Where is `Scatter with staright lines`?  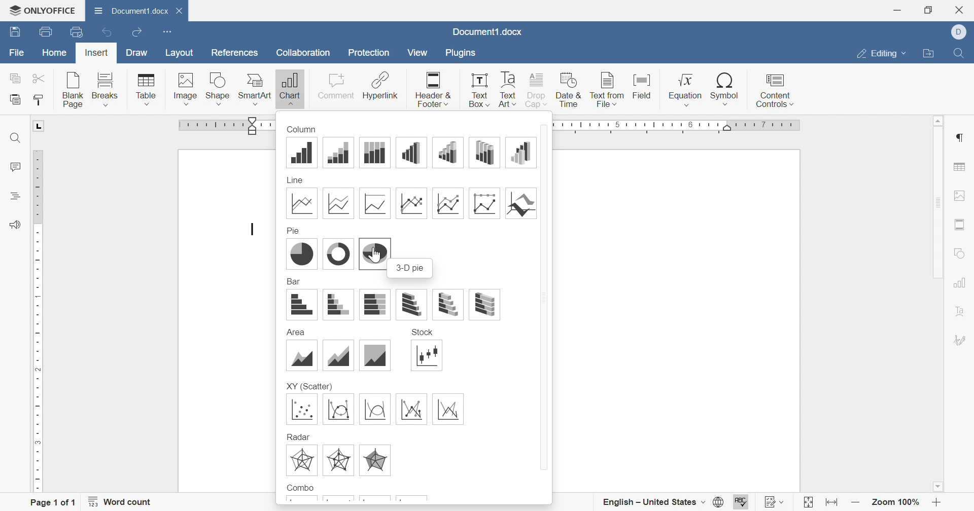
Scatter with staright lines is located at coordinates (449, 409).